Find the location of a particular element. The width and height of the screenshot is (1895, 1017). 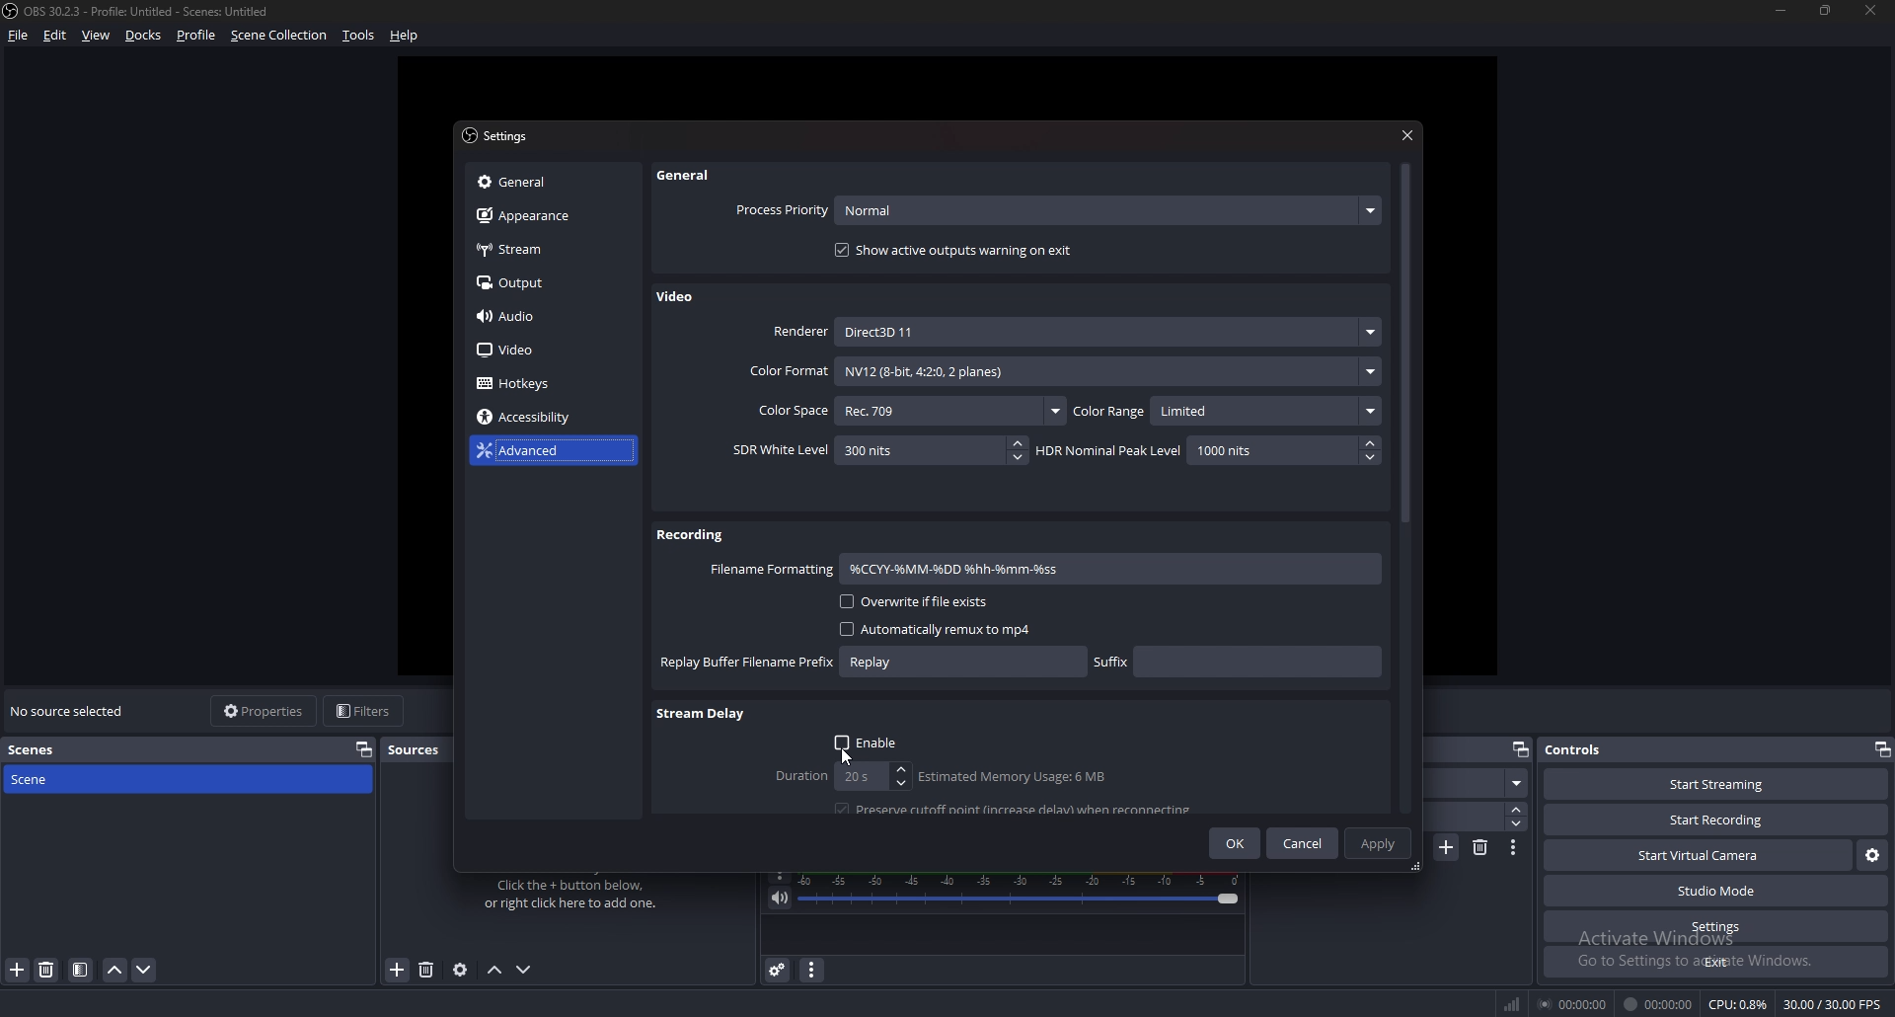

sources is located at coordinates (420, 750).